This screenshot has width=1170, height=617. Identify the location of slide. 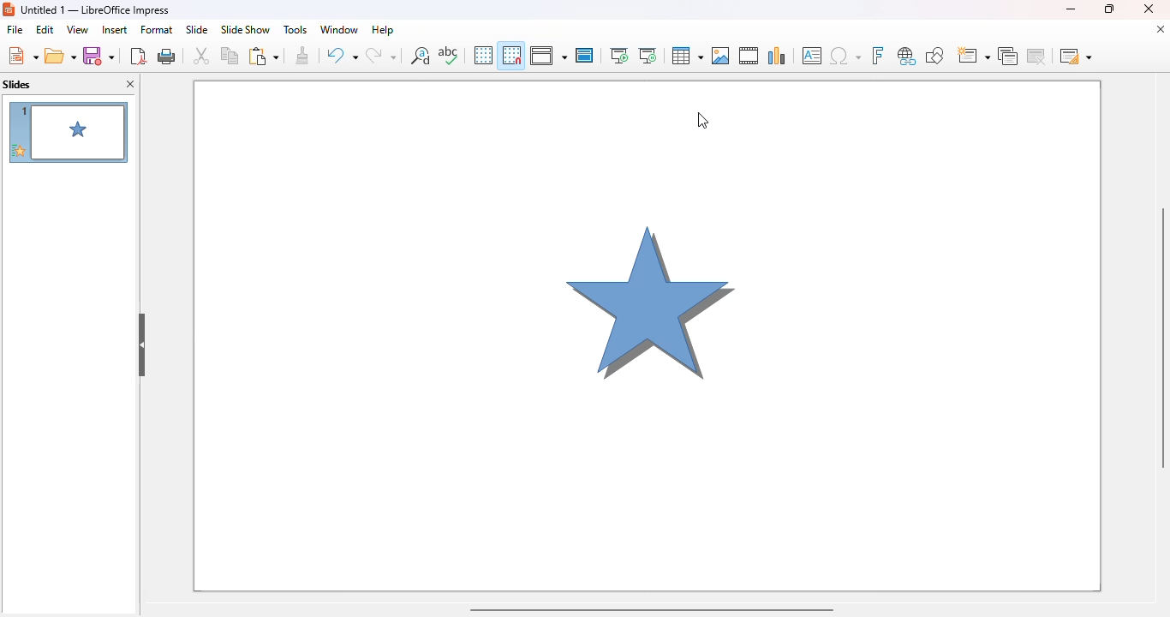
(196, 30).